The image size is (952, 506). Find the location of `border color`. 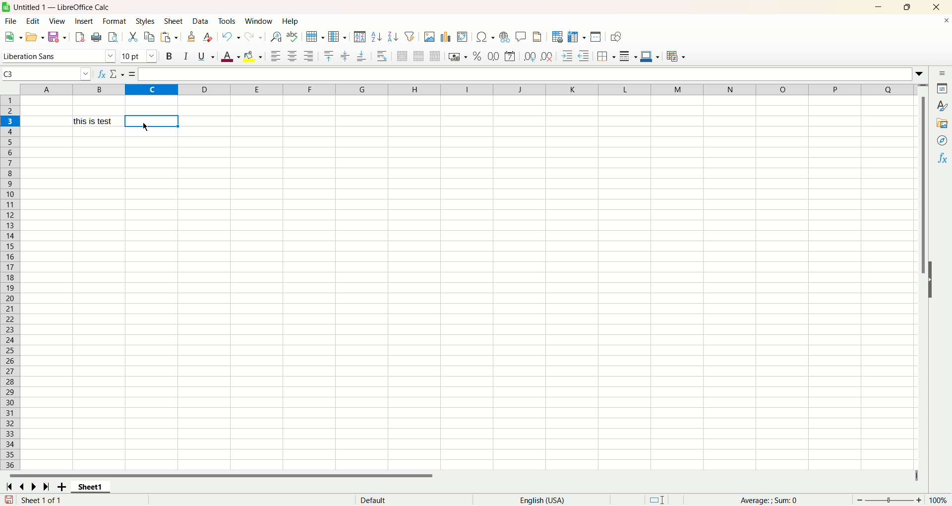

border color is located at coordinates (649, 55).